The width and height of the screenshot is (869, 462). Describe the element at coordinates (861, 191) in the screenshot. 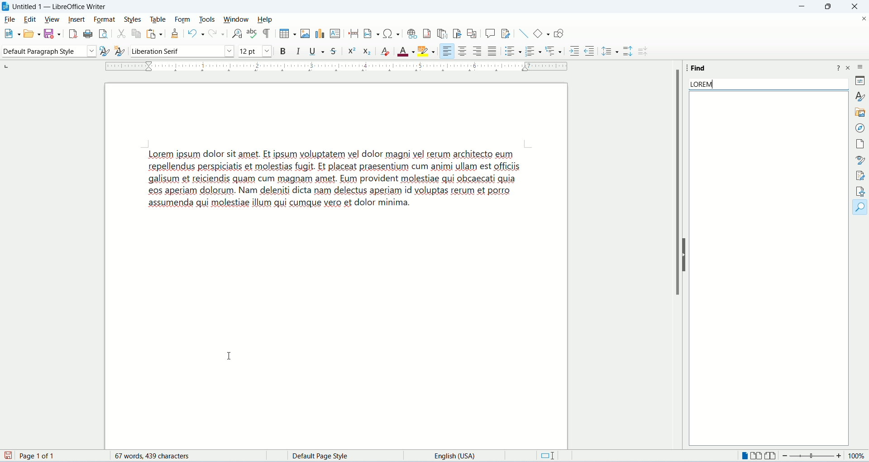

I see `accessibility check` at that location.